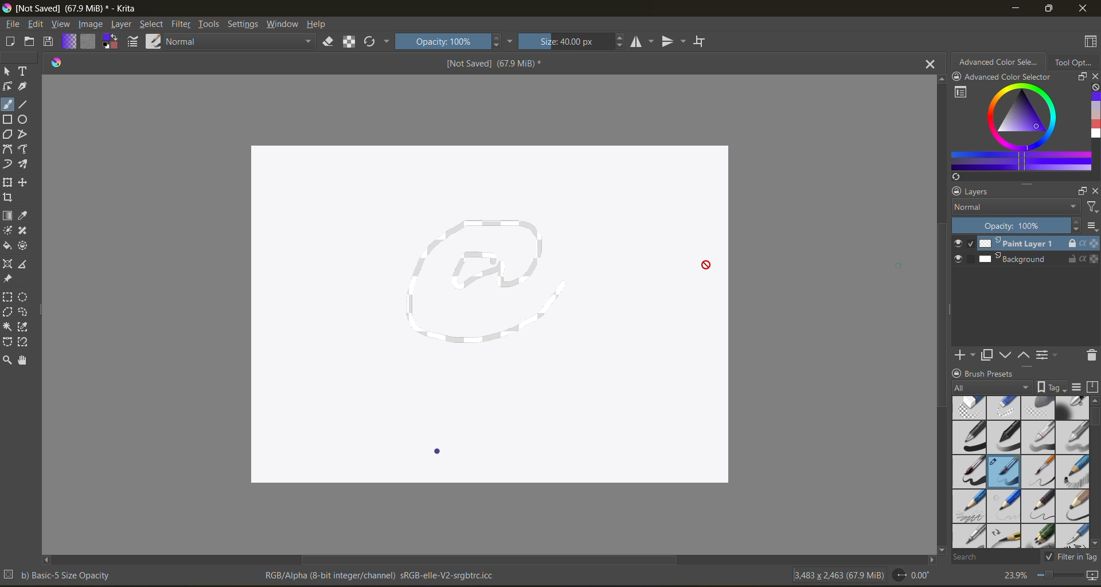  I want to click on black pen, so click(969, 437).